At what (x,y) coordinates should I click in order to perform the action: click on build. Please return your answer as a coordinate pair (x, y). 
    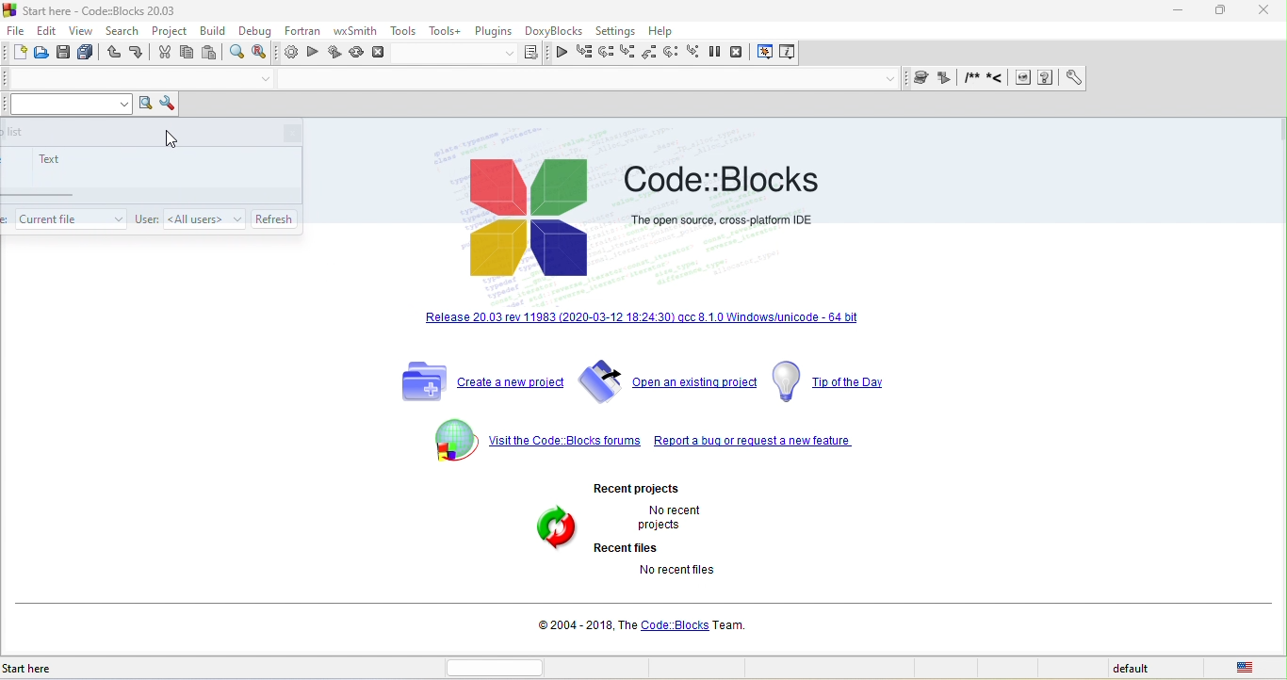
    Looking at the image, I should click on (215, 33).